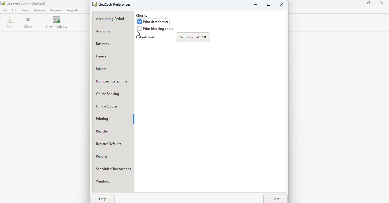 This screenshot has width=389, height=203. What do you see at coordinates (86, 10) in the screenshot?
I see `Tools` at bounding box center [86, 10].